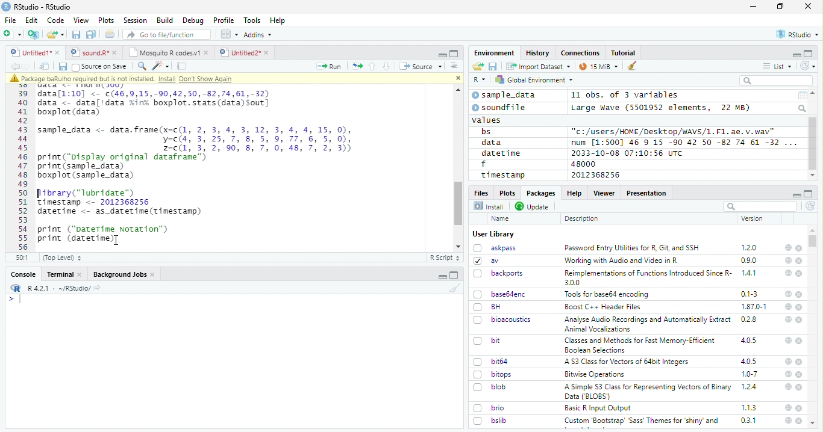 The width and height of the screenshot is (823, 432). What do you see at coordinates (580, 53) in the screenshot?
I see `Connections` at bounding box center [580, 53].